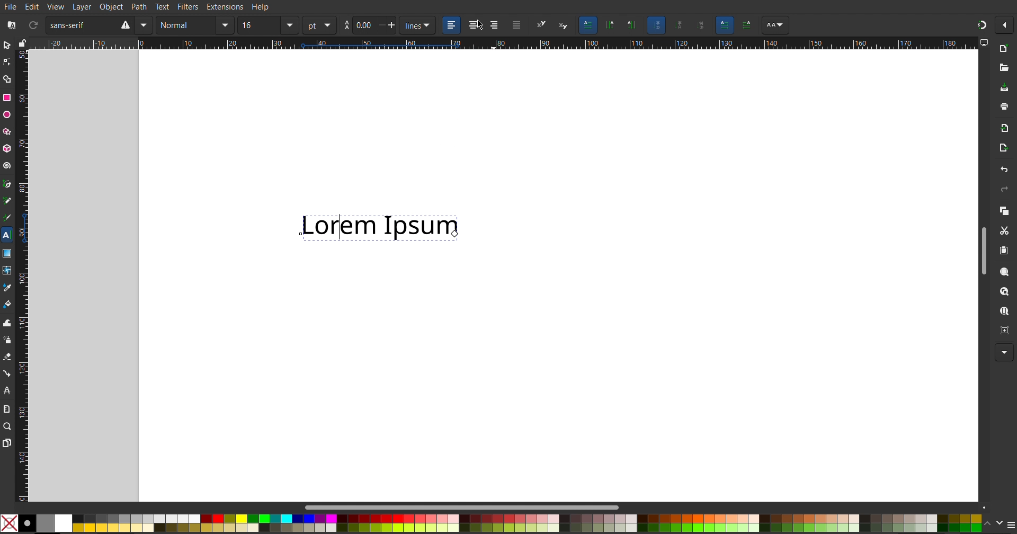 The width and height of the screenshot is (1017, 534). What do you see at coordinates (611, 25) in the screenshot?
I see `Vertical text orientation right to left` at bounding box center [611, 25].